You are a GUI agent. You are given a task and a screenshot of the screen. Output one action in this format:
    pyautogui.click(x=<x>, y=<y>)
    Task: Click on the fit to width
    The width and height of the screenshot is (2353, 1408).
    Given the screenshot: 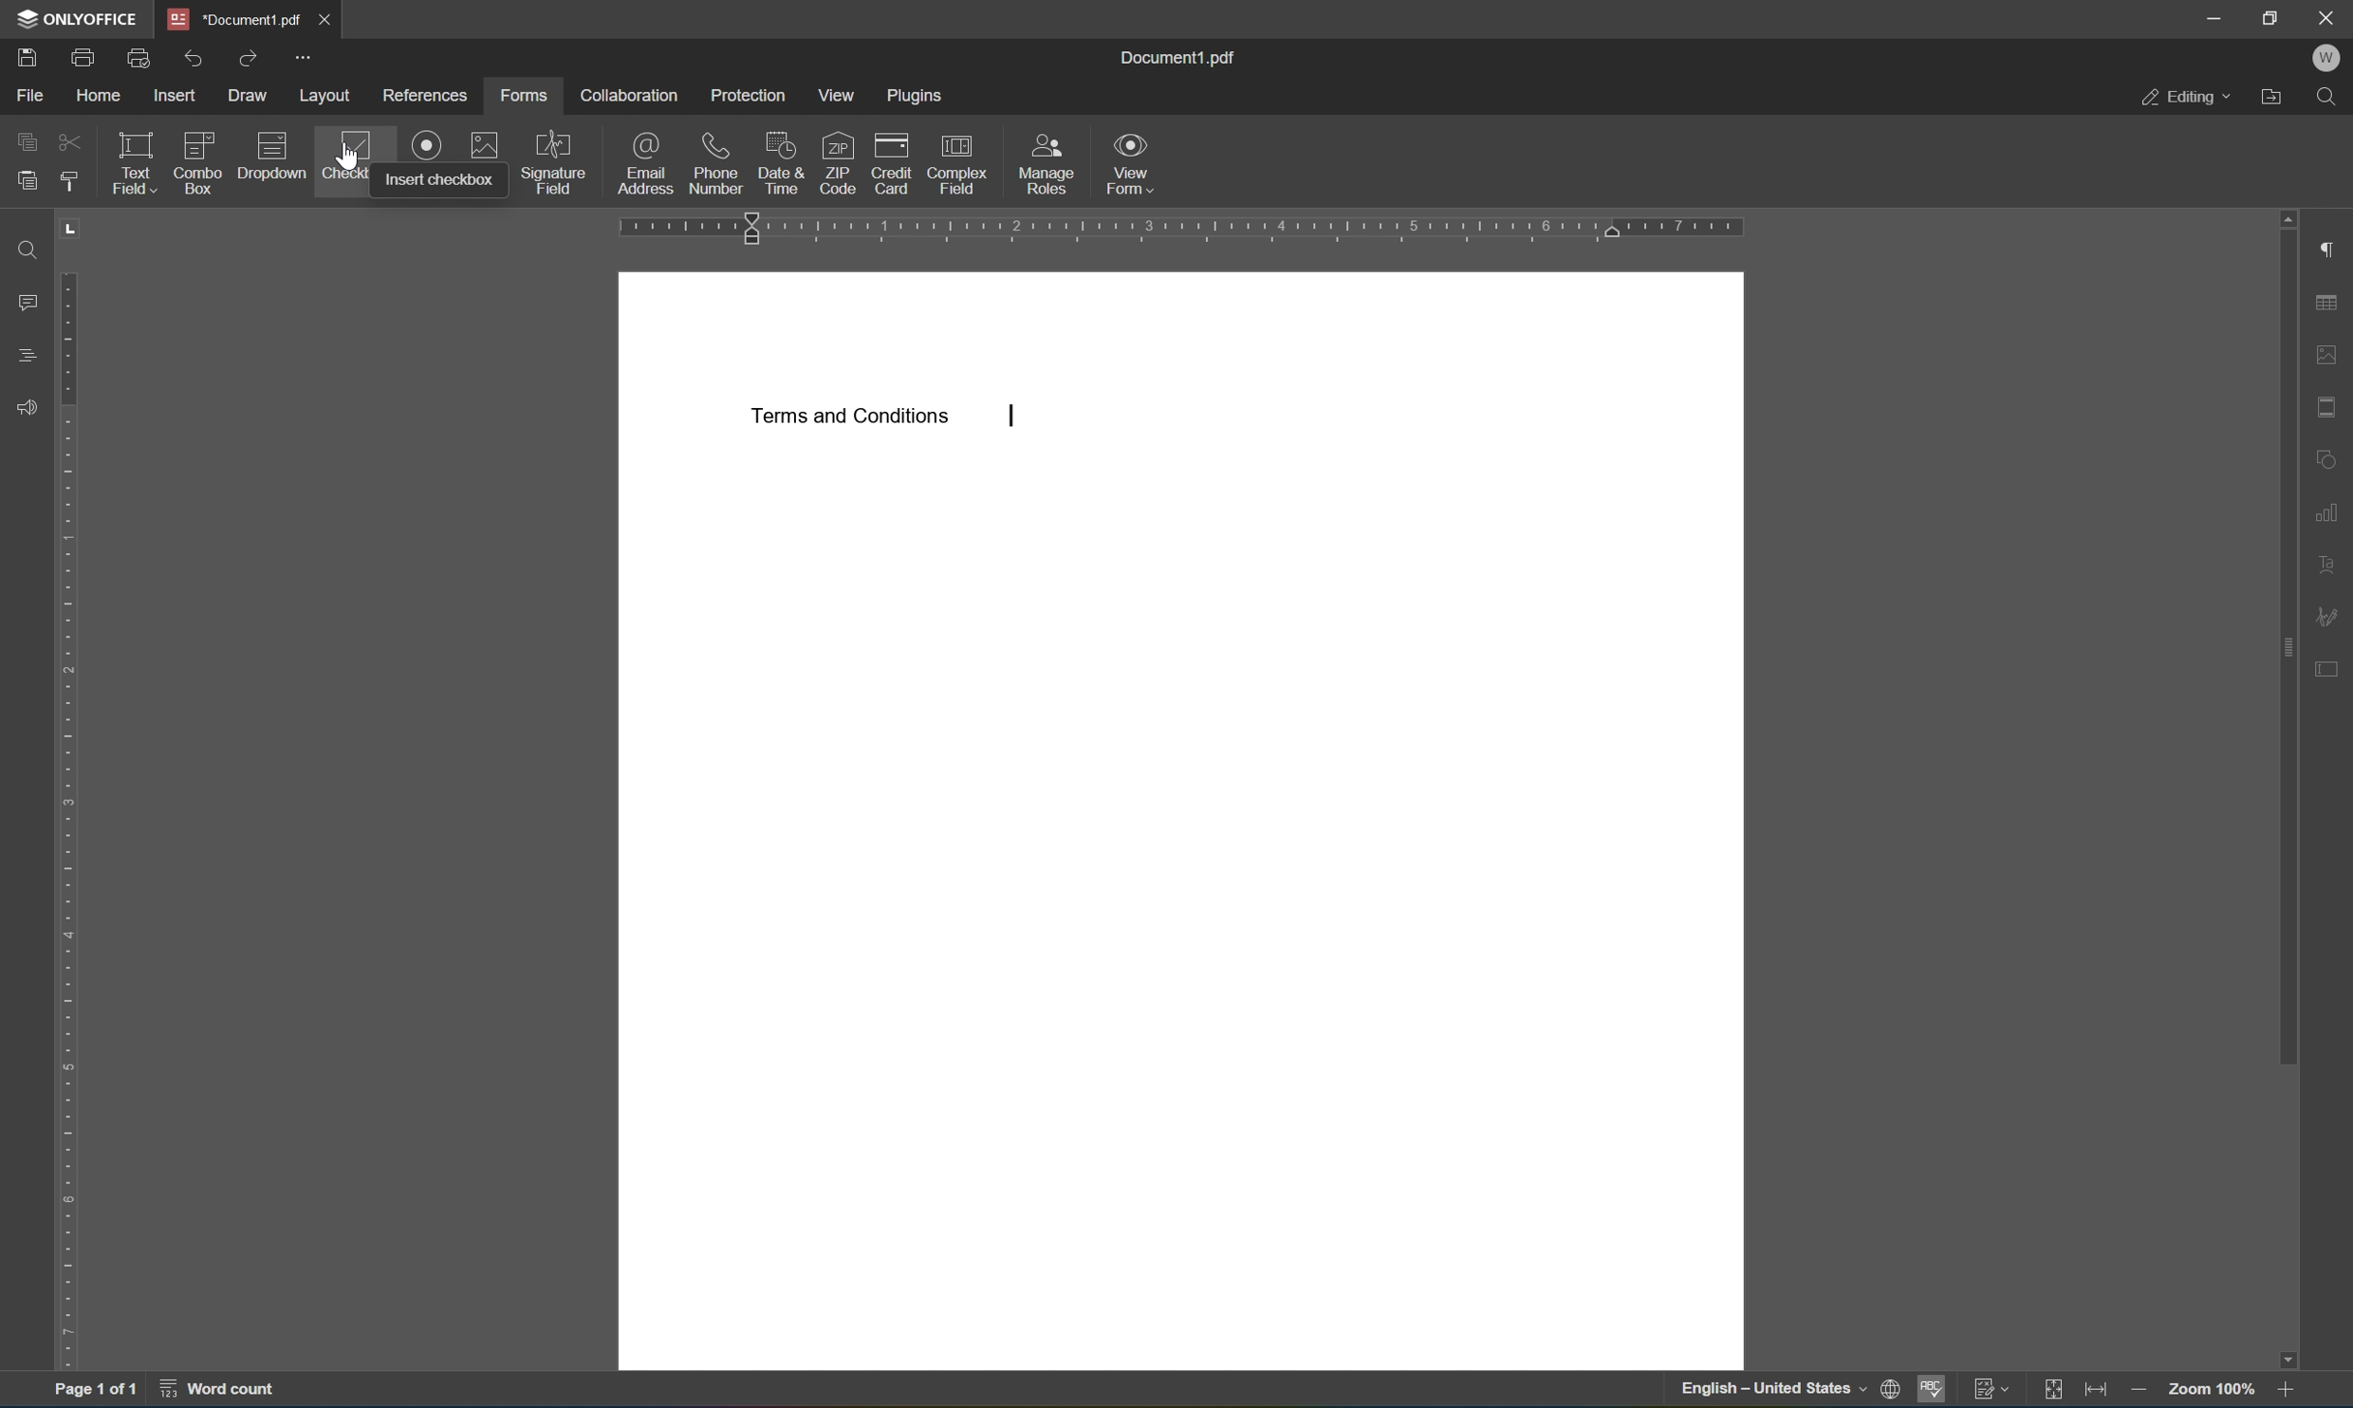 What is the action you would take?
    pyautogui.click(x=2094, y=1392)
    